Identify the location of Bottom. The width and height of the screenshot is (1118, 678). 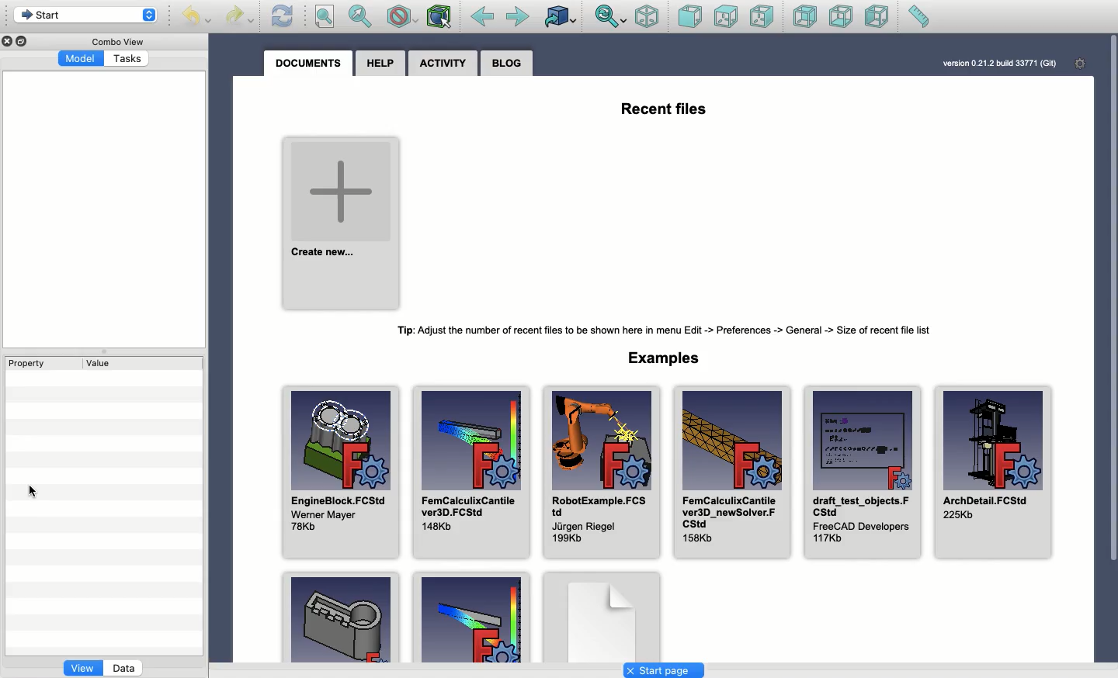
(842, 18).